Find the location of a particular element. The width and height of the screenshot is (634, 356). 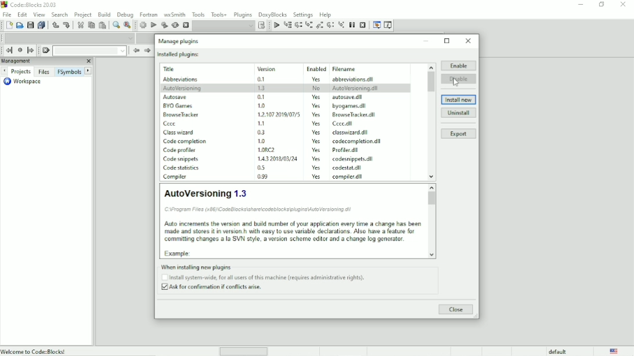

Code snippets is located at coordinates (182, 159).